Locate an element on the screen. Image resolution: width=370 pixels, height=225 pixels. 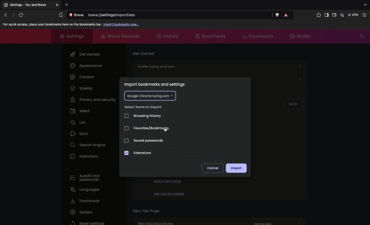
Cancel is located at coordinates (213, 169).